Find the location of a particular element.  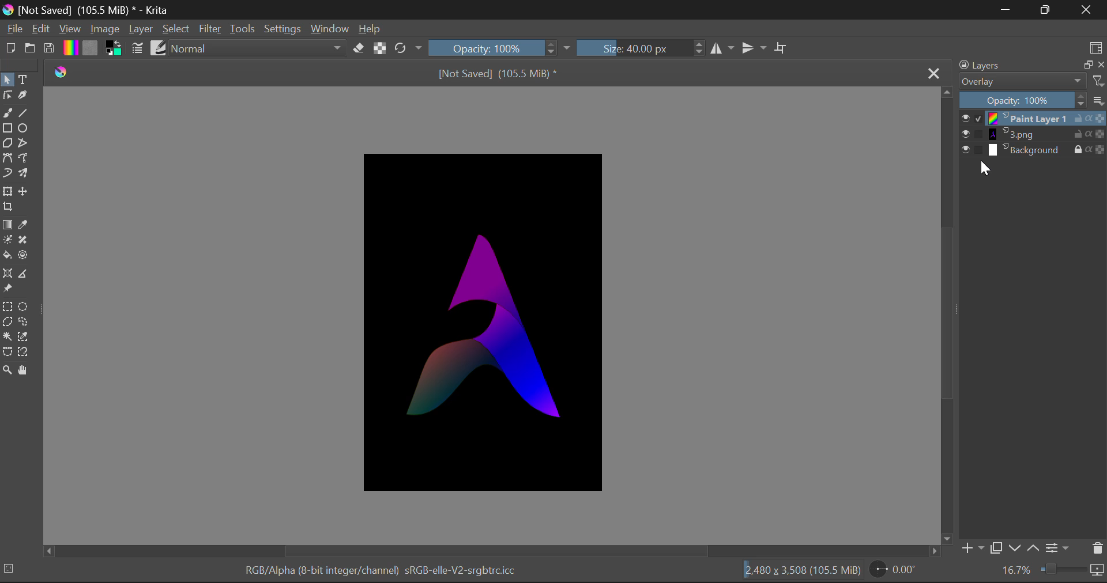

Image is located at coordinates (106, 31).